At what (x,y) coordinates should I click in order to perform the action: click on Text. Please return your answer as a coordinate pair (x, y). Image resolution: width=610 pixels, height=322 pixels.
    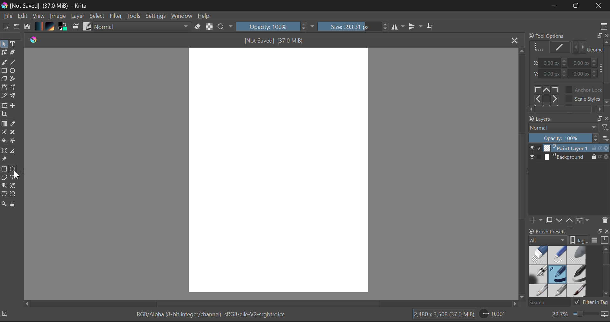
    Looking at the image, I should click on (13, 44).